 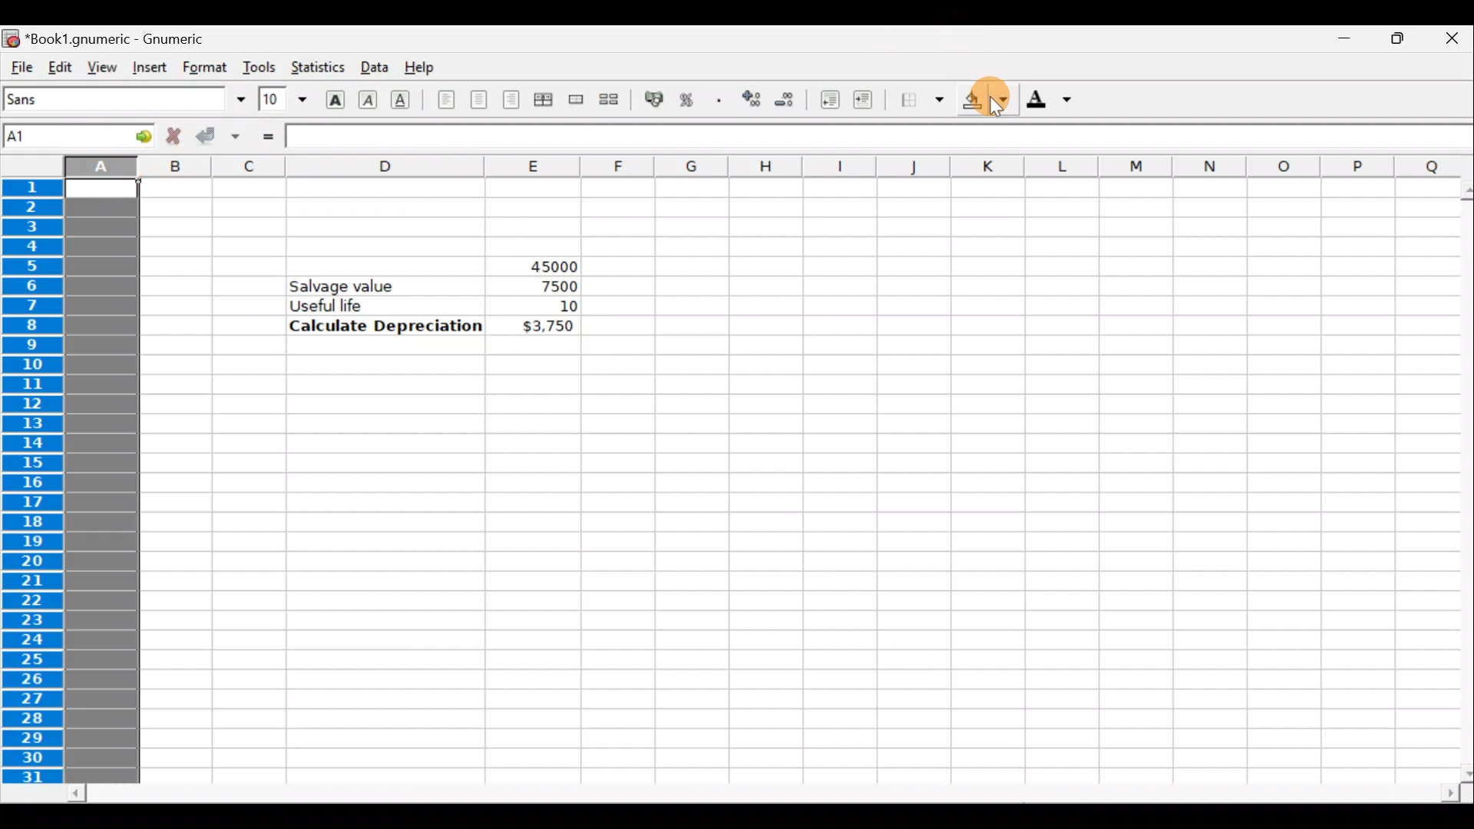 I want to click on View, so click(x=97, y=66).